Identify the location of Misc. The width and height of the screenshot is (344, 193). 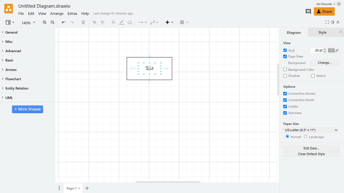
(28, 42).